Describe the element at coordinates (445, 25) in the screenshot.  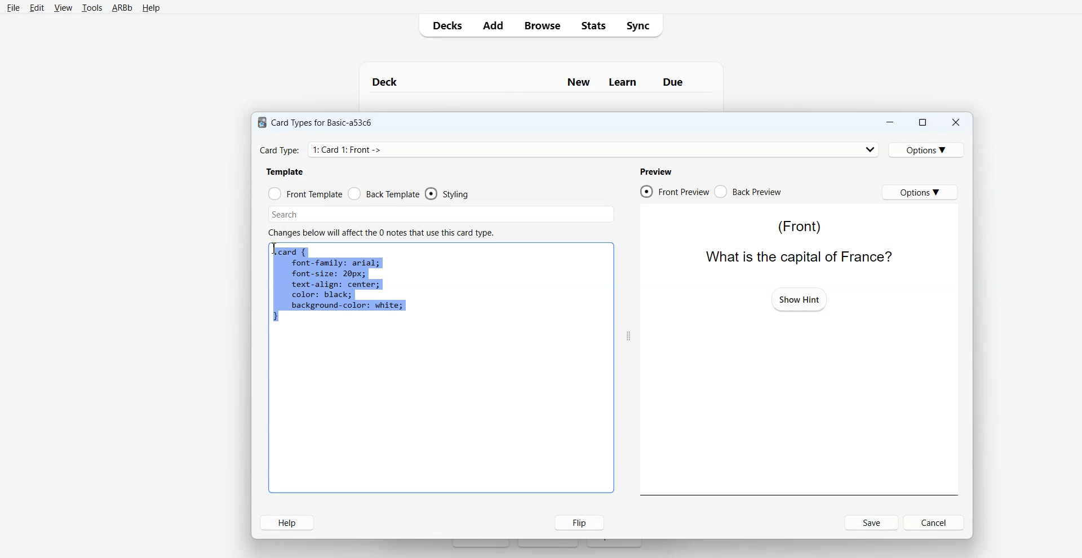
I see `Decks` at that location.